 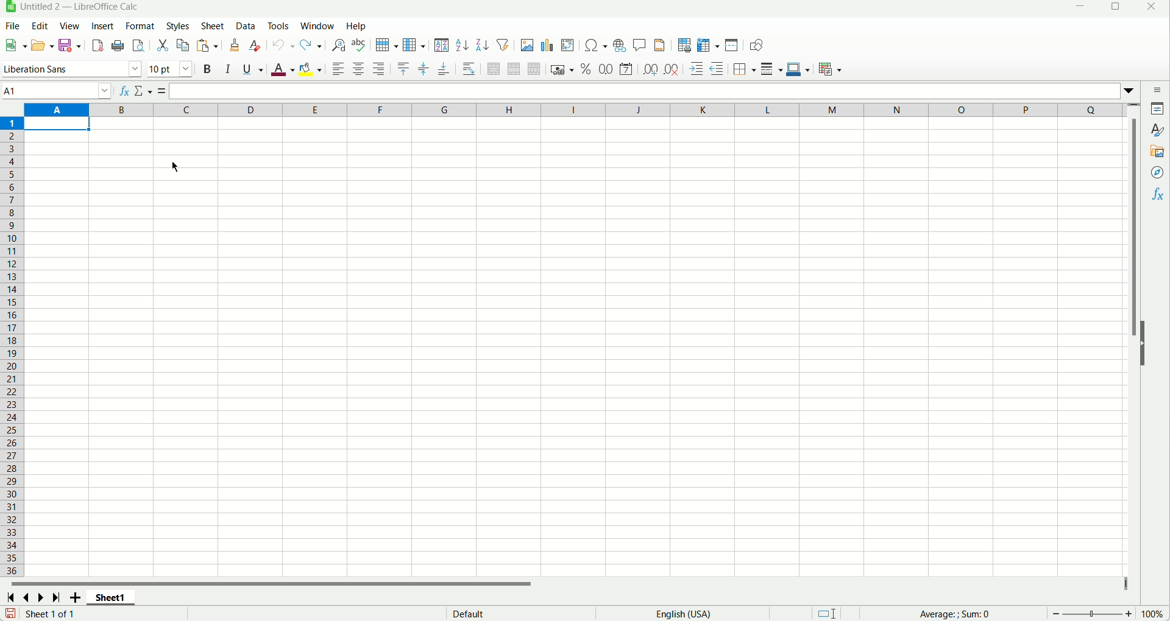 What do you see at coordinates (625, 69) in the screenshot?
I see `Format as date` at bounding box center [625, 69].